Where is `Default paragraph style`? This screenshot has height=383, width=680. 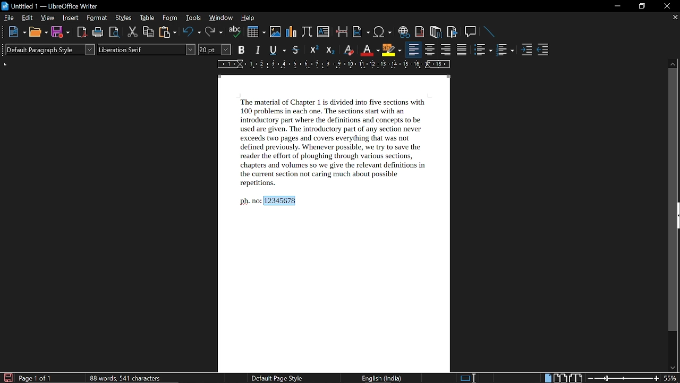 Default paragraph style is located at coordinates (50, 49).